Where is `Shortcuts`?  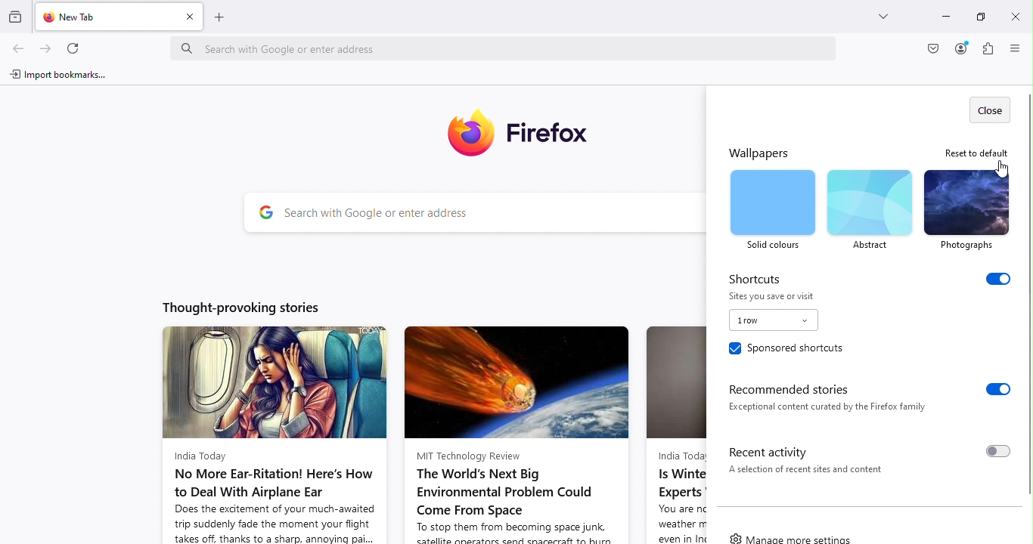 Shortcuts is located at coordinates (870, 277).